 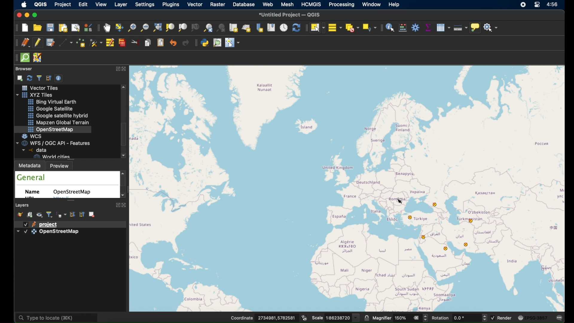 I want to click on add point feature, so click(x=82, y=42).